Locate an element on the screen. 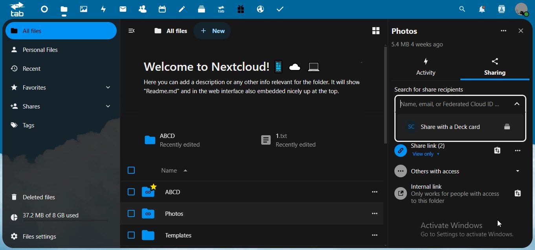  personal files is located at coordinates (42, 49).